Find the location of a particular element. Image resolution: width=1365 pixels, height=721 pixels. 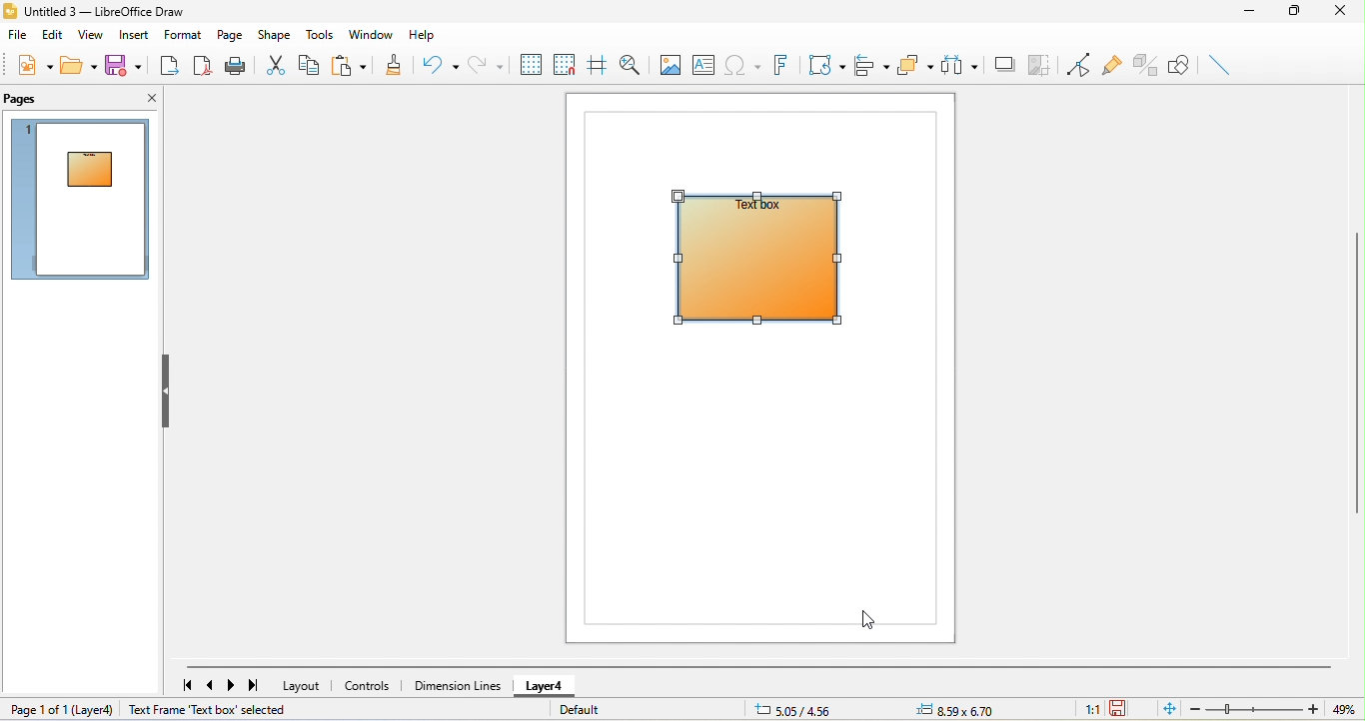

copy is located at coordinates (310, 65).